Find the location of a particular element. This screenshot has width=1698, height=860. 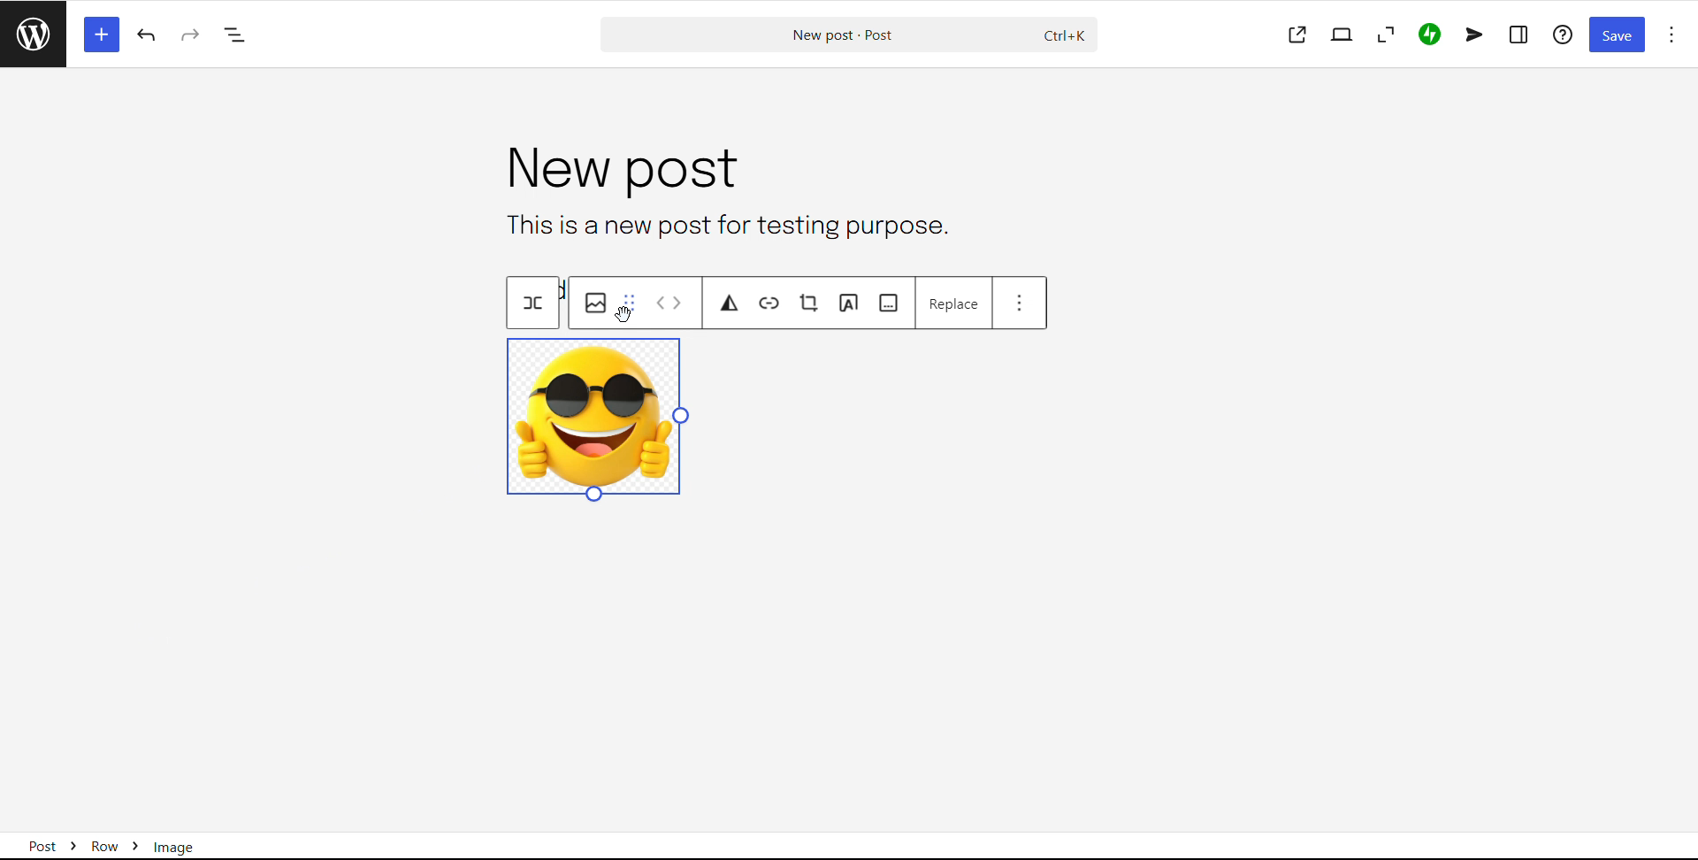

add text over image is located at coordinates (848, 303).